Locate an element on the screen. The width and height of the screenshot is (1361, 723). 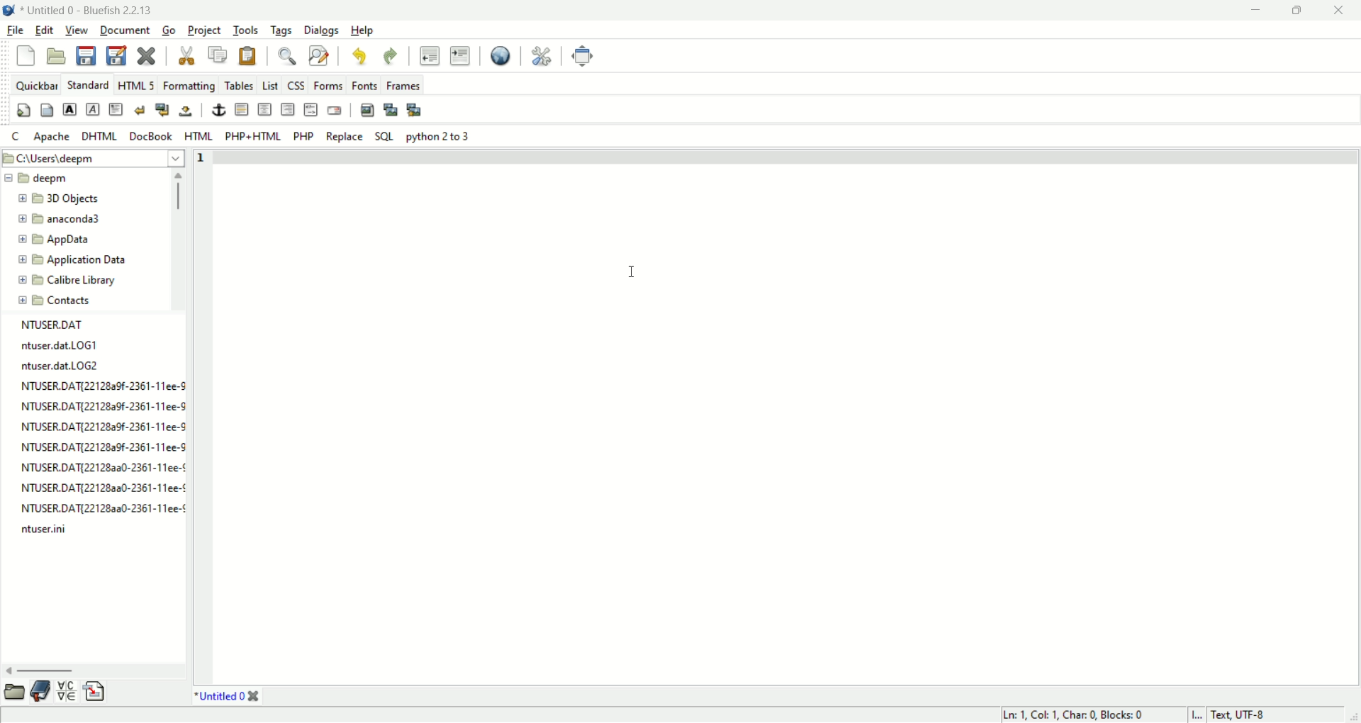
NTUSER.DAT{2212829f-2361-11ee-9 is located at coordinates (105, 386).